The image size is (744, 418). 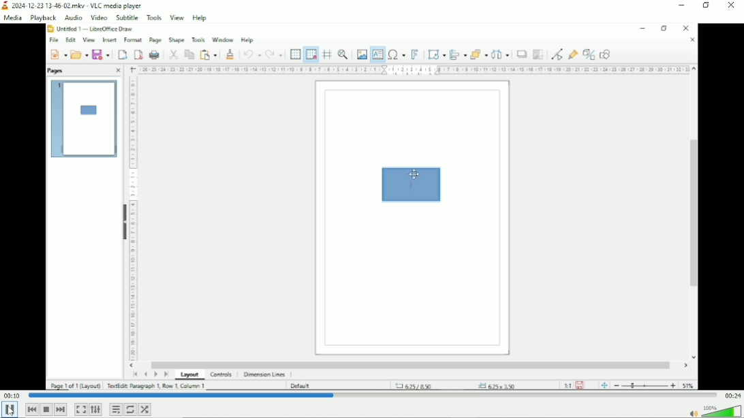 What do you see at coordinates (46, 410) in the screenshot?
I see `Stop playback` at bounding box center [46, 410].